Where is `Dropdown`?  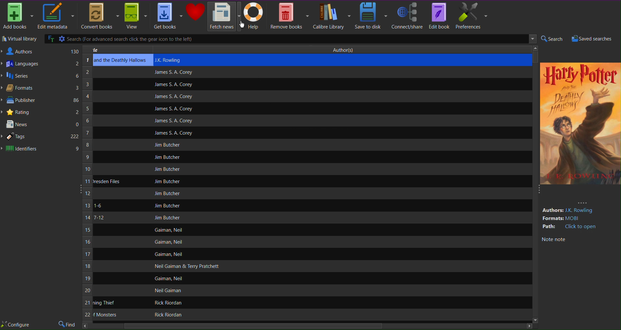
Dropdown is located at coordinates (533, 39).